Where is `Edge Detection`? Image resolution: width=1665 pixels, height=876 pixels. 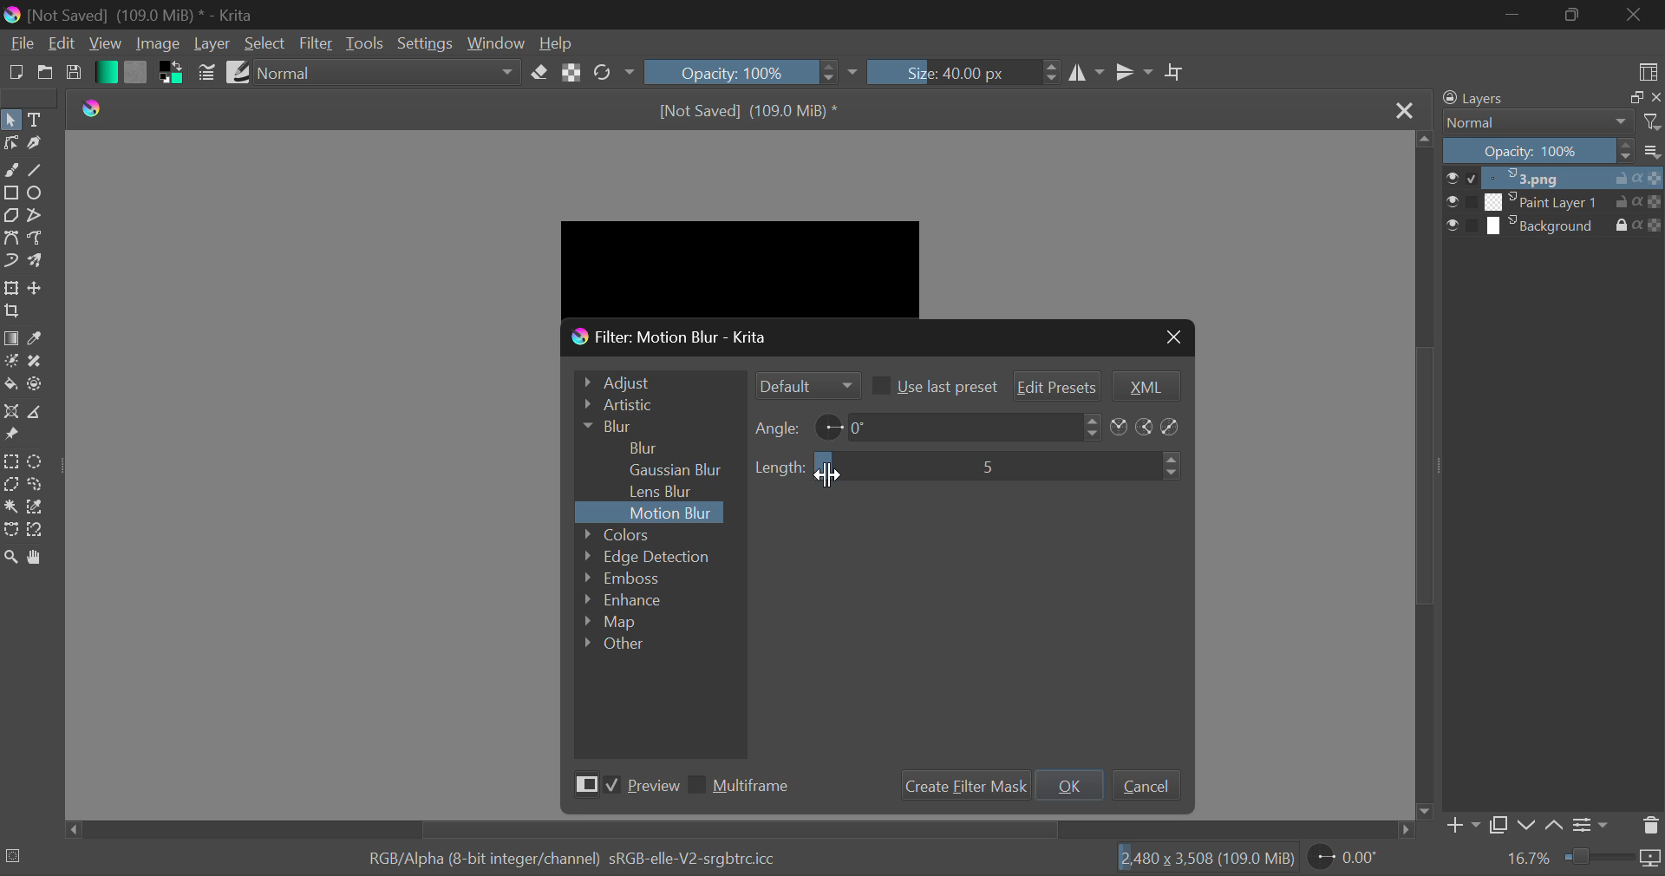
Edge Detection is located at coordinates (649, 556).